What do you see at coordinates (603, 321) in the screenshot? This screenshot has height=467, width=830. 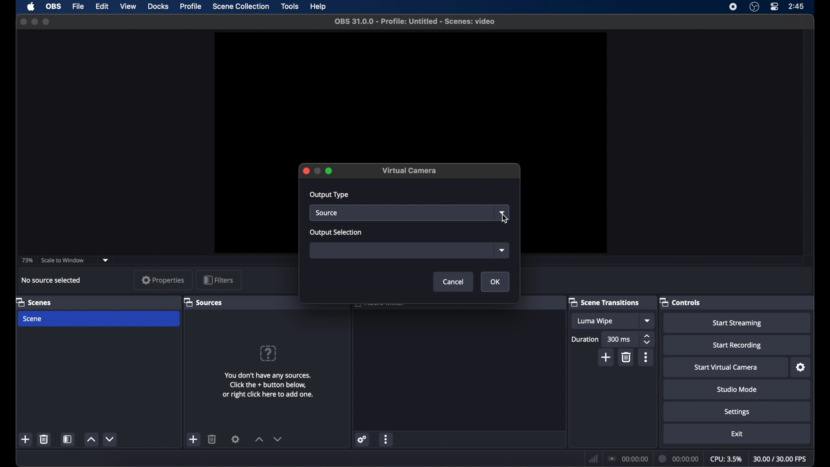 I see `luma wipe` at bounding box center [603, 321].